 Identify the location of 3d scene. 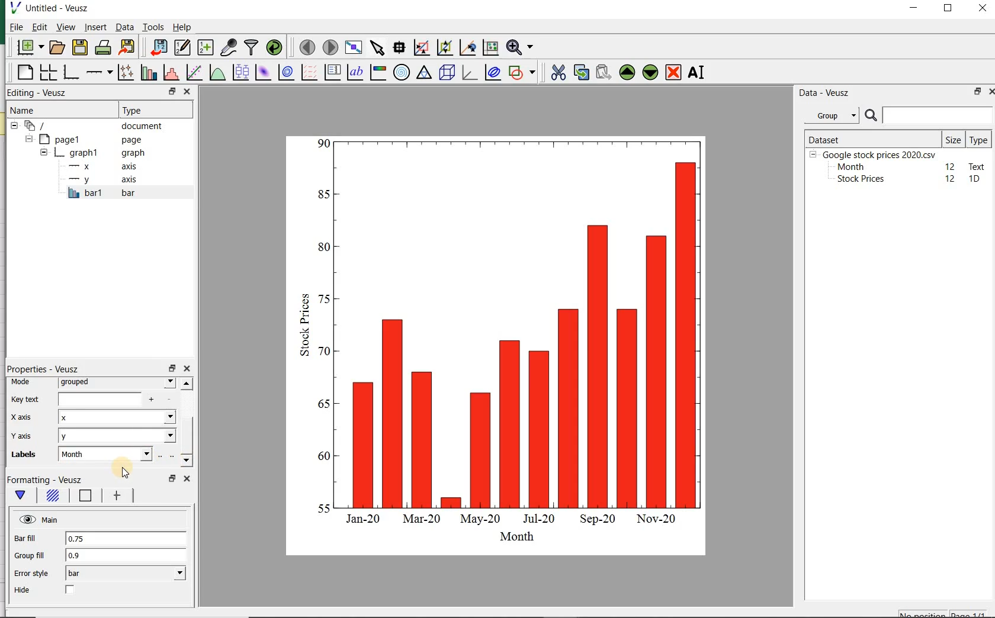
(447, 73).